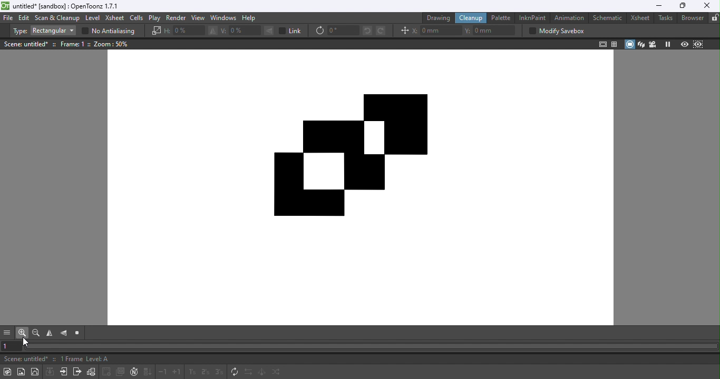 The image size is (720, 379). What do you see at coordinates (219, 372) in the screenshot?
I see `Reframe in 3s` at bounding box center [219, 372].